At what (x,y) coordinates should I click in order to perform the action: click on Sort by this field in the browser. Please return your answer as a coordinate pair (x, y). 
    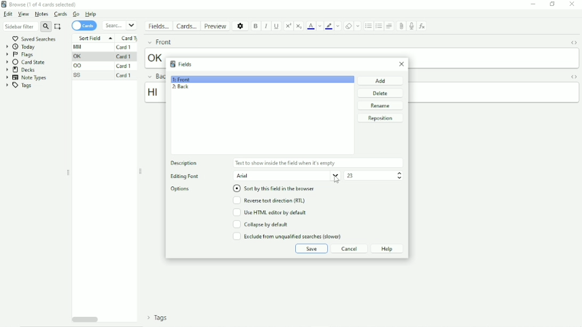
    Looking at the image, I should click on (273, 189).